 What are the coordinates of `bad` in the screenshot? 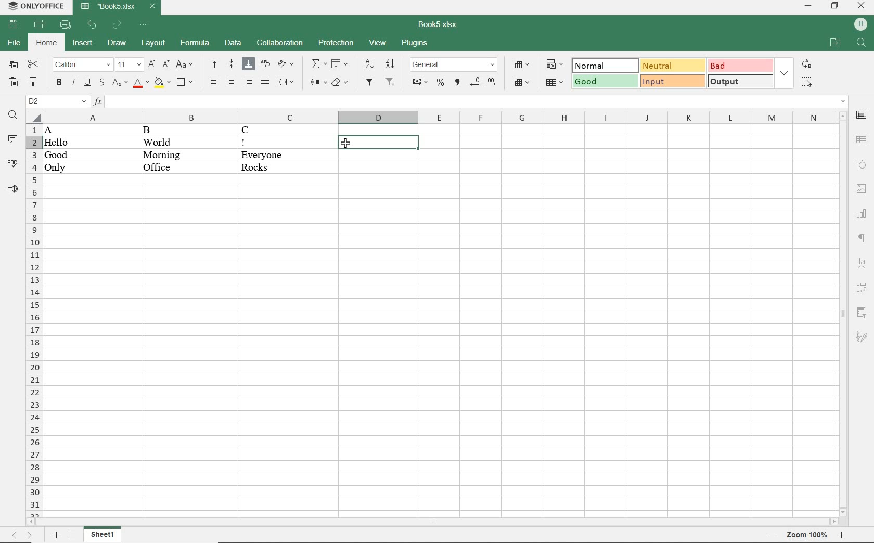 It's located at (739, 66).